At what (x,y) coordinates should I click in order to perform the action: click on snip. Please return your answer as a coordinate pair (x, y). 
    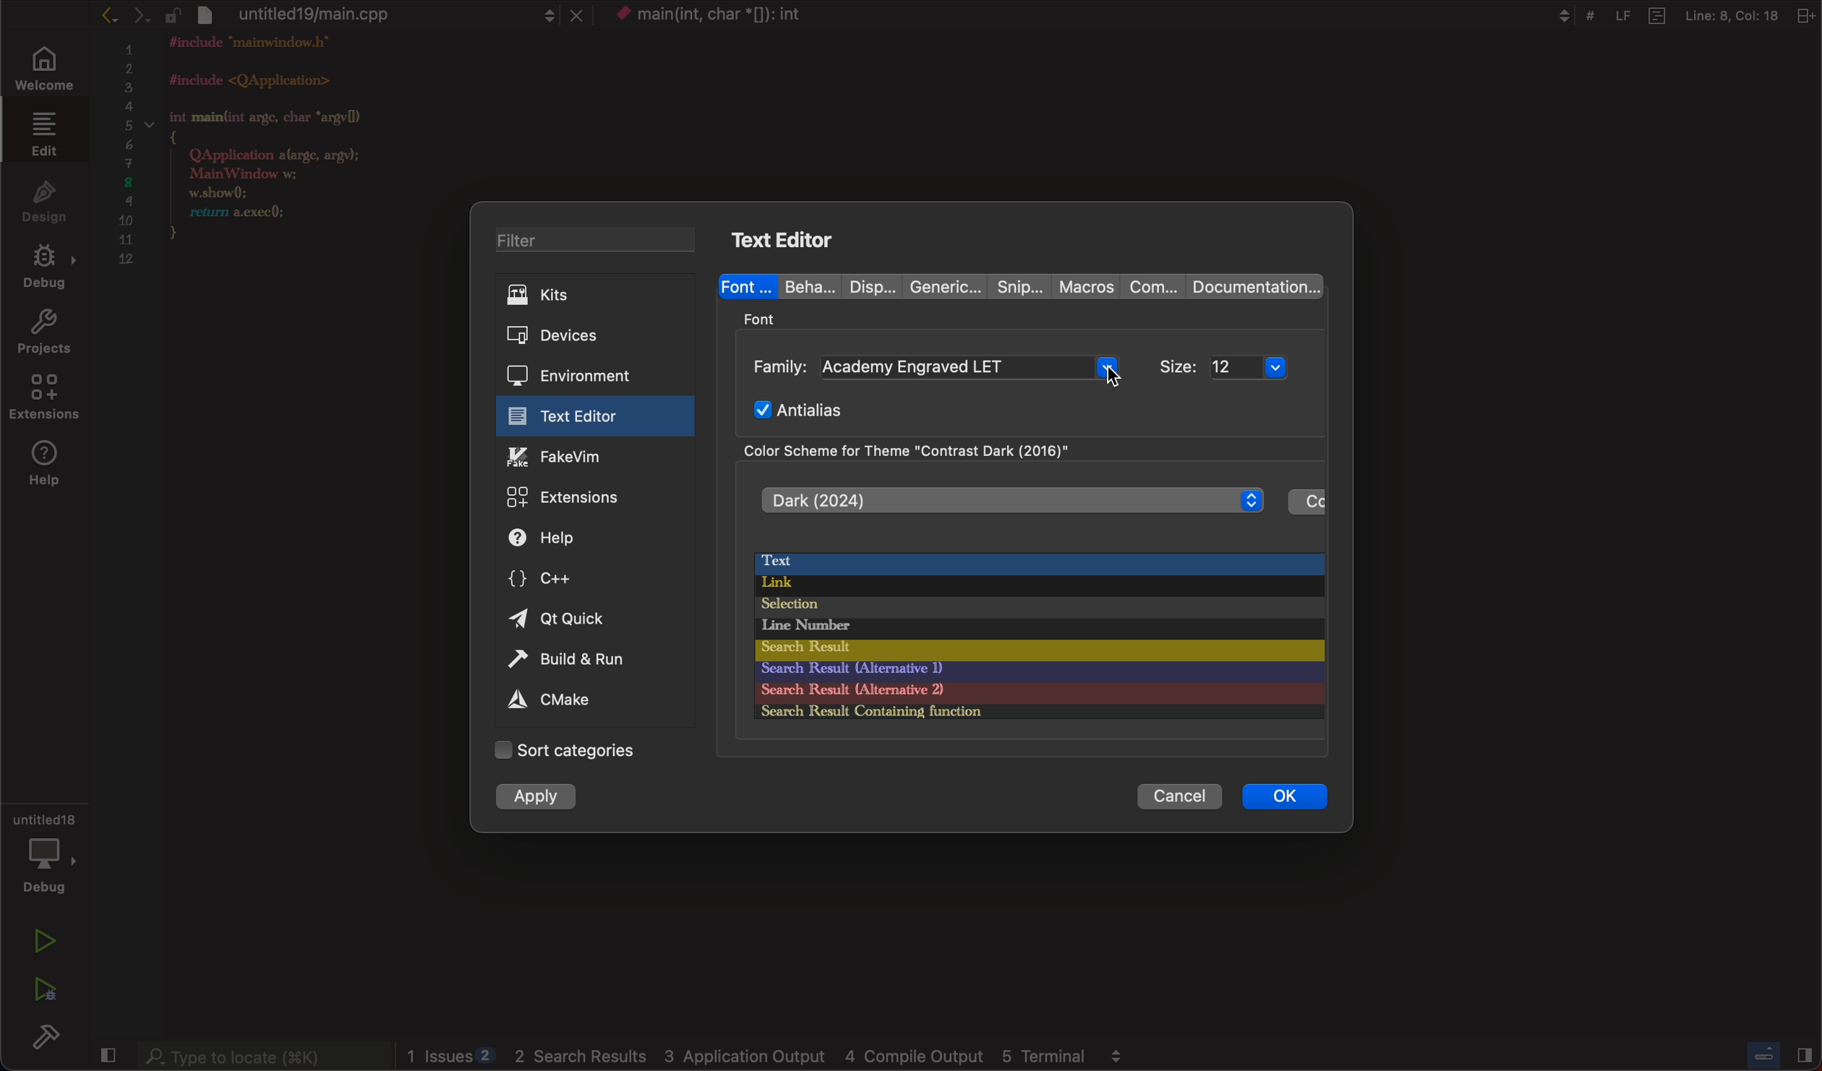
    Looking at the image, I should click on (1016, 284).